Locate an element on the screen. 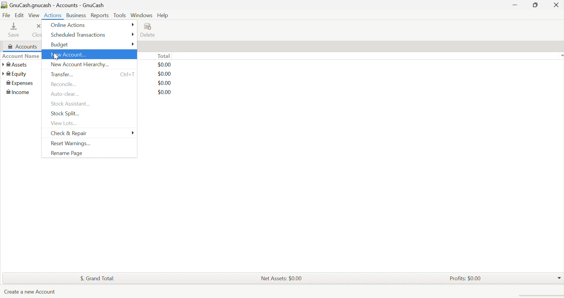  Business is located at coordinates (76, 16).